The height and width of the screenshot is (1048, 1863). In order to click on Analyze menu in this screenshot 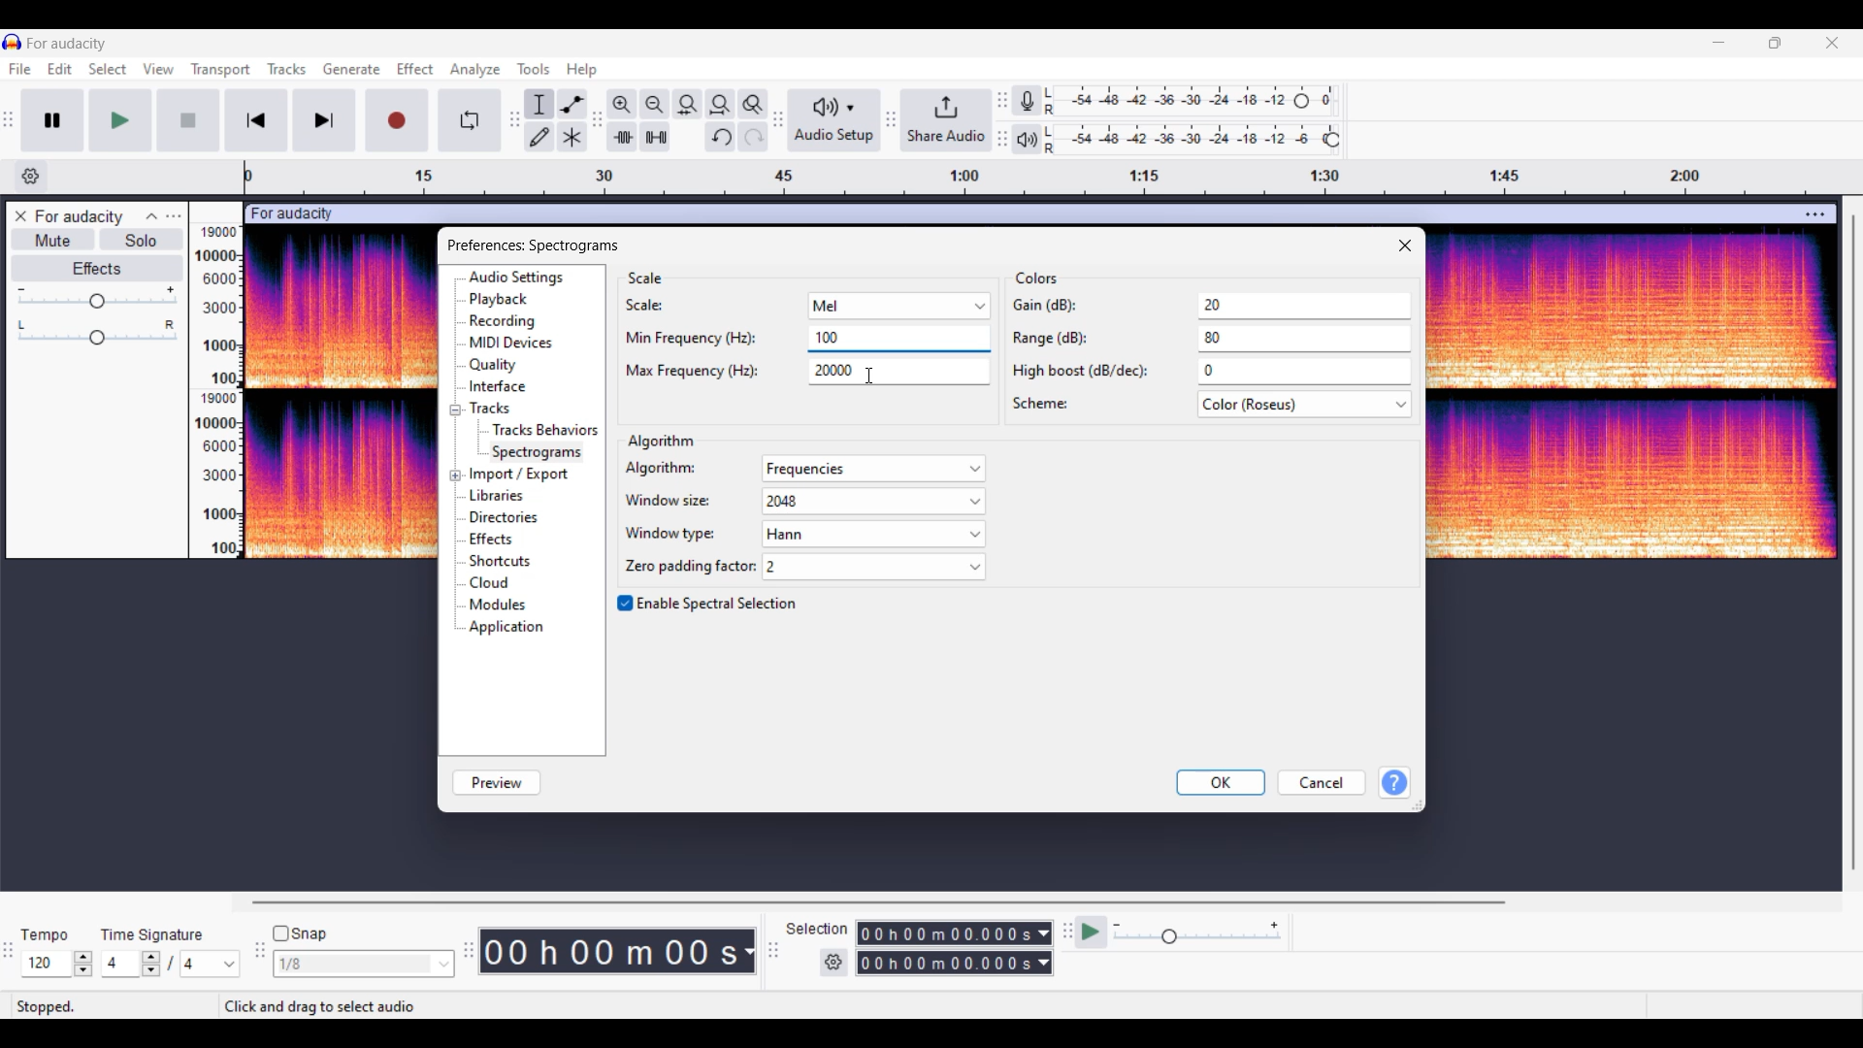, I will do `click(475, 71)`.